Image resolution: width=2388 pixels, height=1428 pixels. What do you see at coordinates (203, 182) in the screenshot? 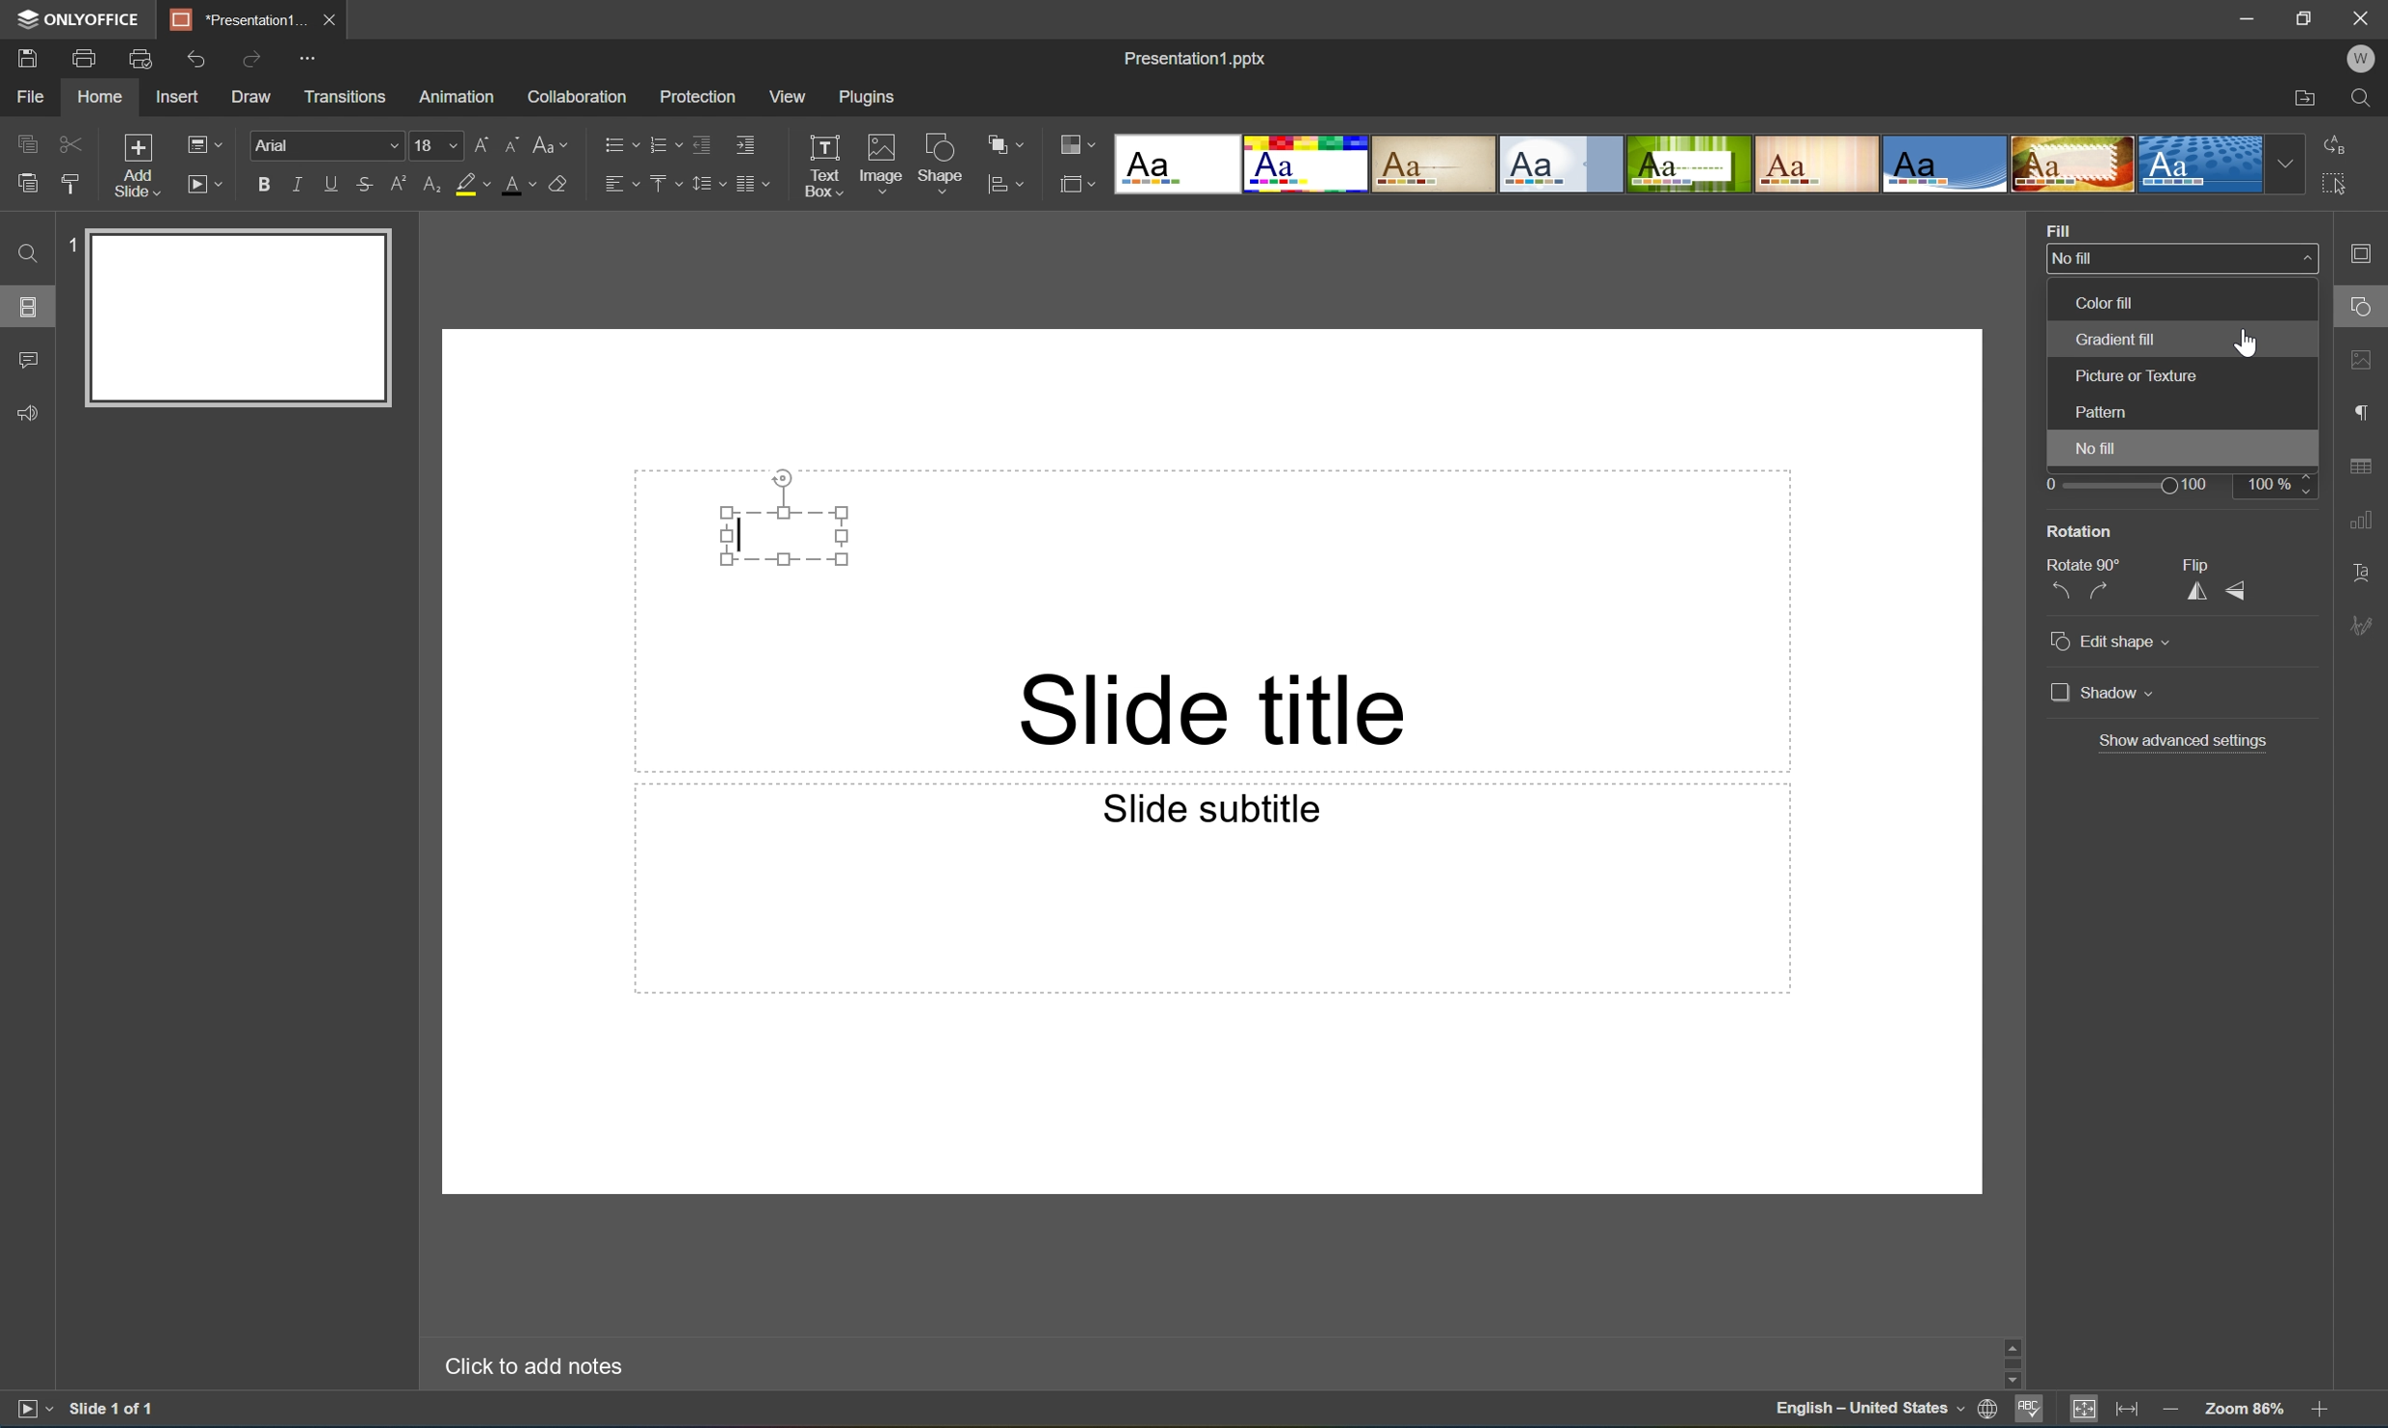
I see `Start slideshow` at bounding box center [203, 182].